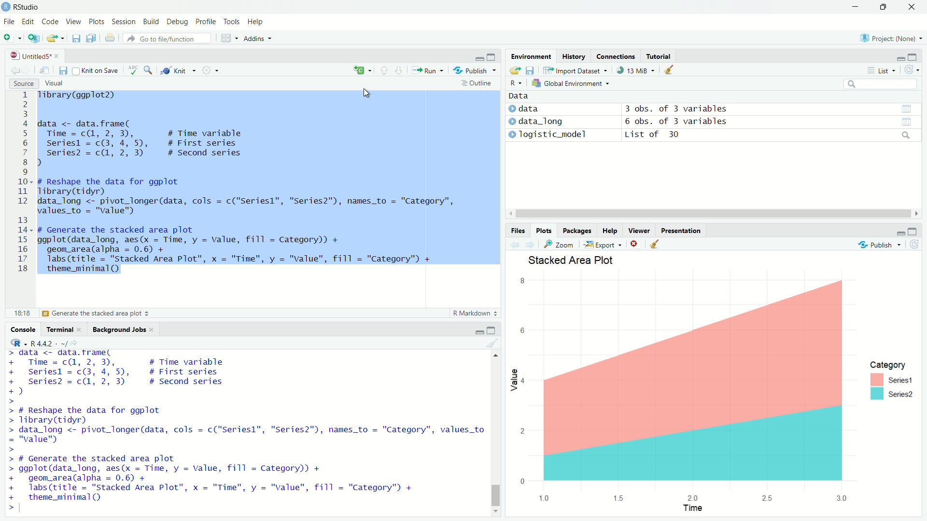 This screenshot has width=927, height=521. I want to click on Tutorial, so click(662, 56).